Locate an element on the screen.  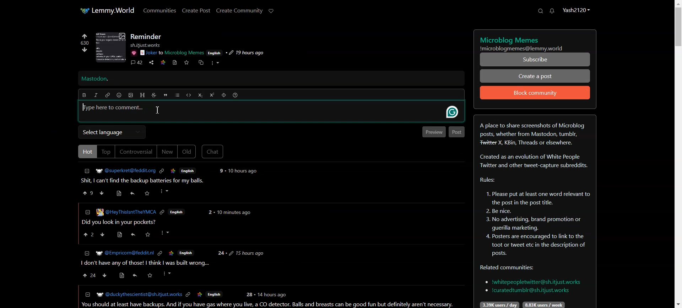
10 minutes ago is located at coordinates (234, 213).